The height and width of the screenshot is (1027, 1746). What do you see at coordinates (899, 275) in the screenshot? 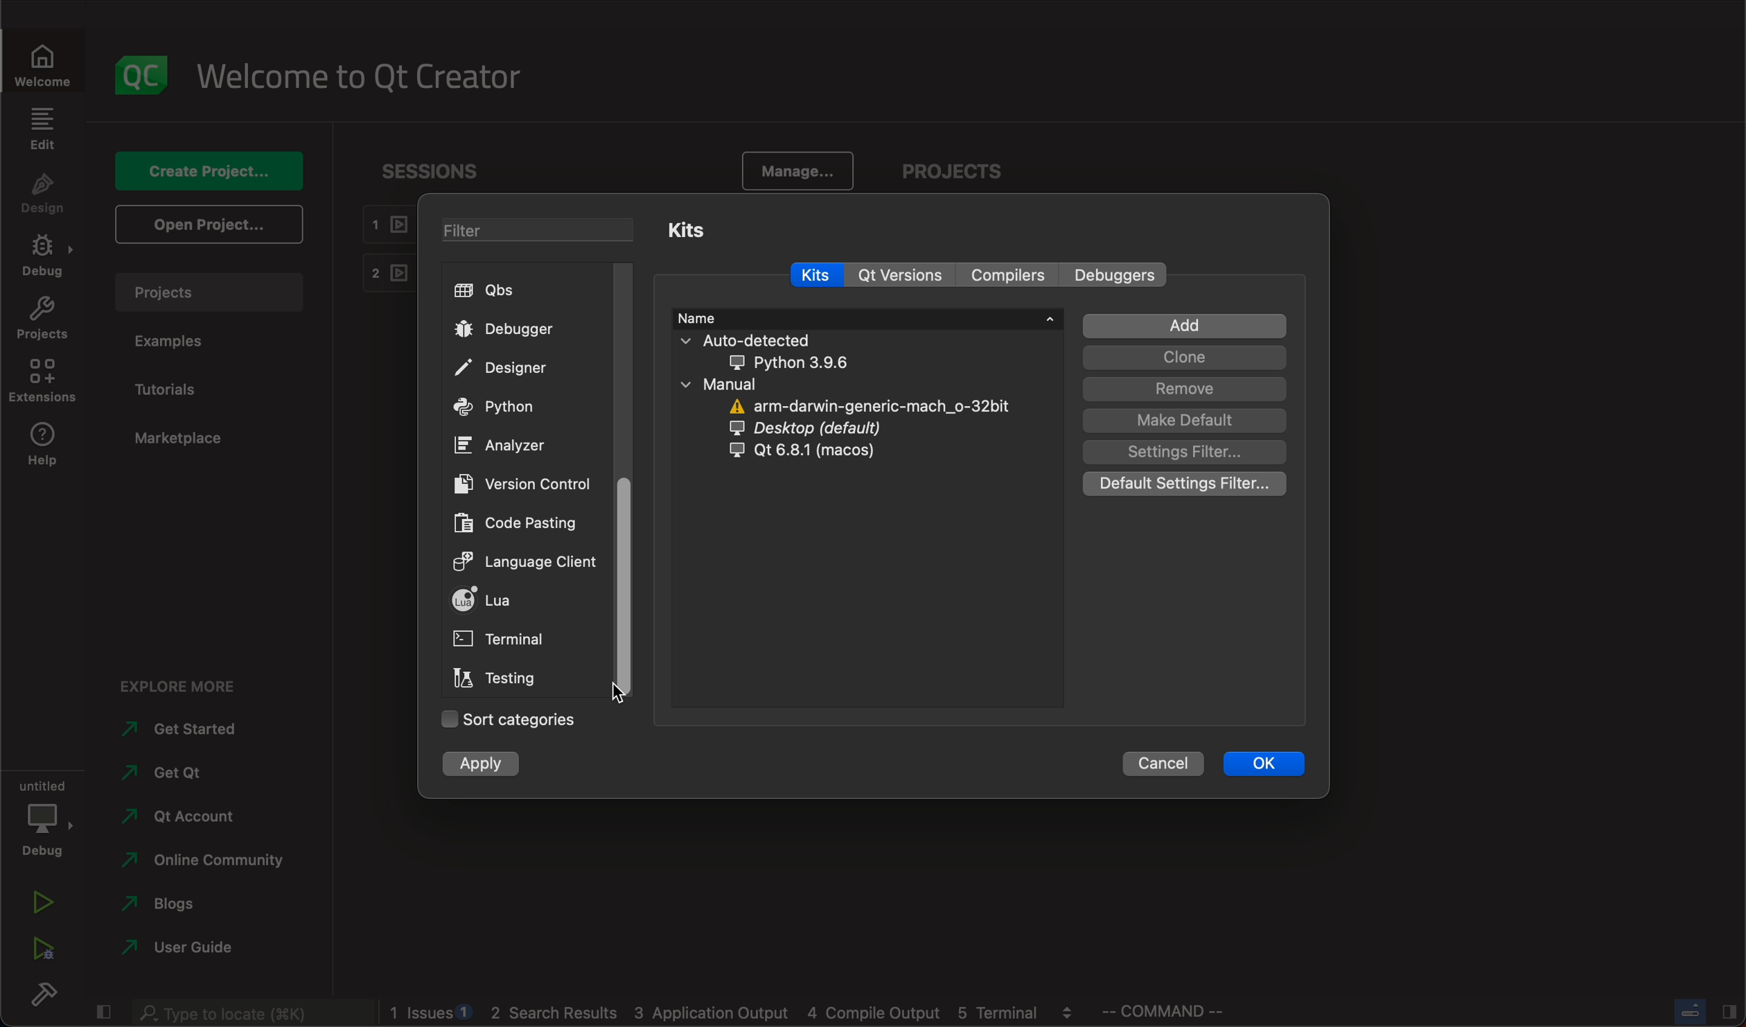
I see `qt` at bounding box center [899, 275].